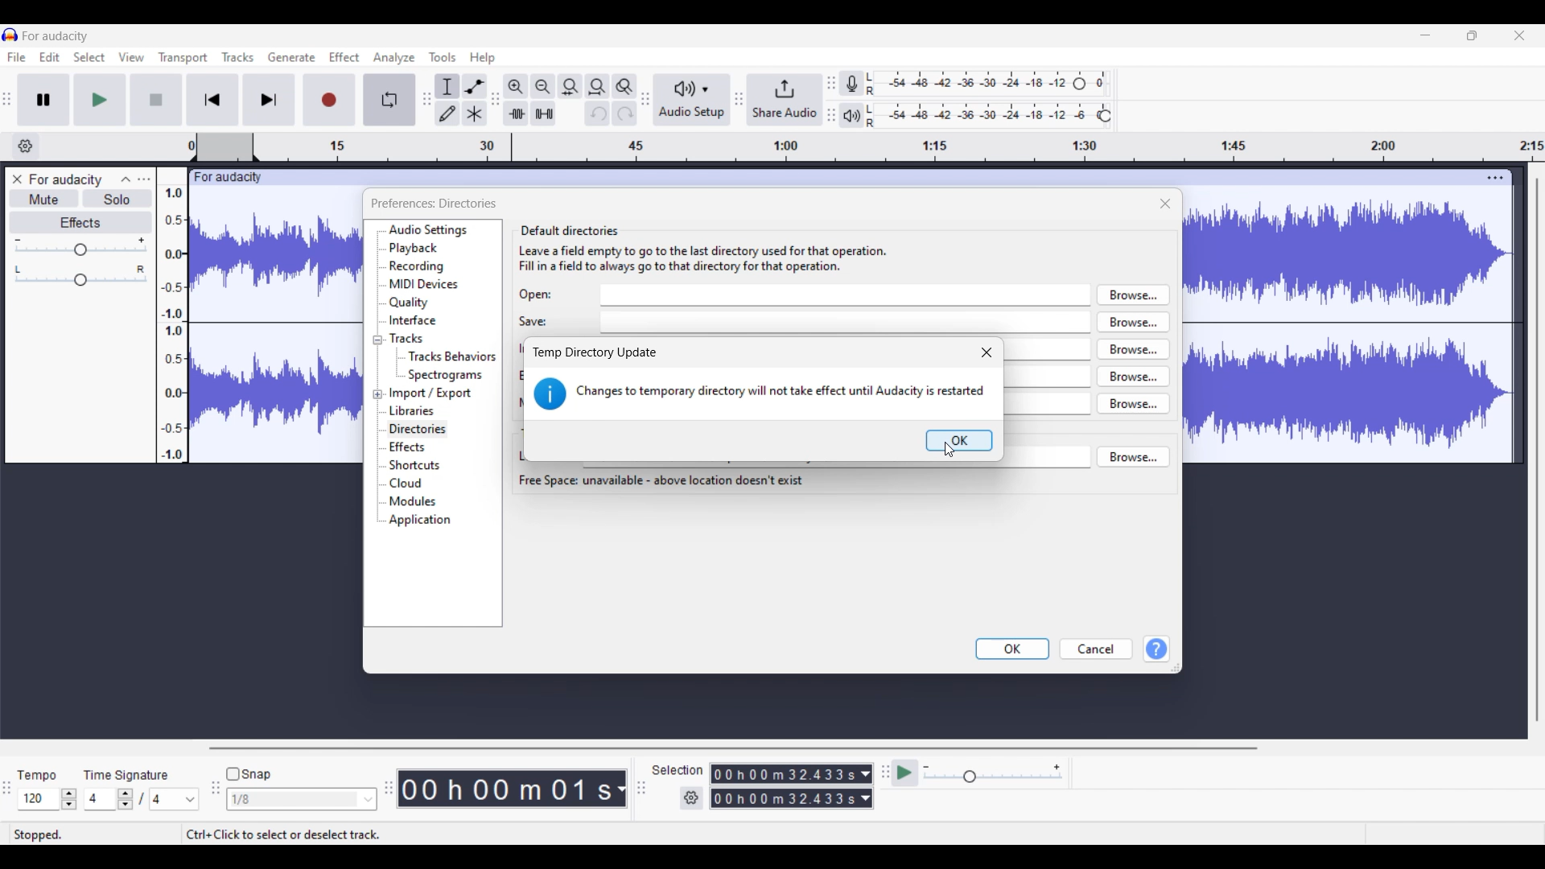 Image resolution: width=1545 pixels, height=869 pixels. What do you see at coordinates (1133, 348) in the screenshot?
I see `browse` at bounding box center [1133, 348].